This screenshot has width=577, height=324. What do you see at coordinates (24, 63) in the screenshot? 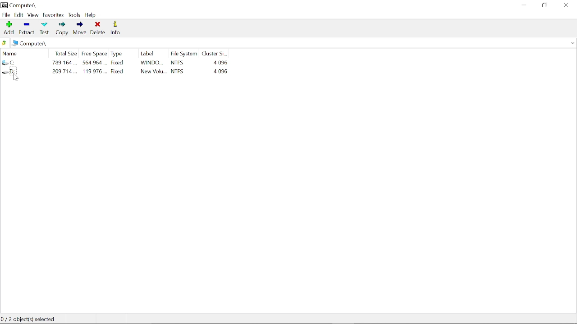
I see `C :` at bounding box center [24, 63].